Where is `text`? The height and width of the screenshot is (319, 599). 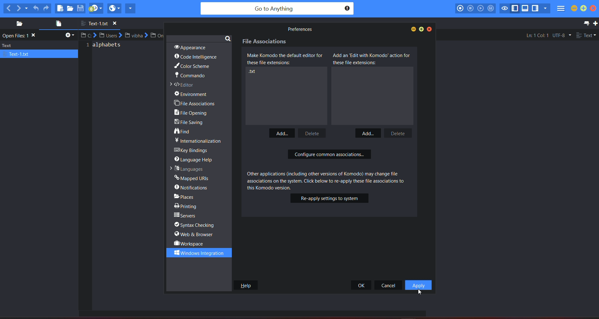 text is located at coordinates (299, 29).